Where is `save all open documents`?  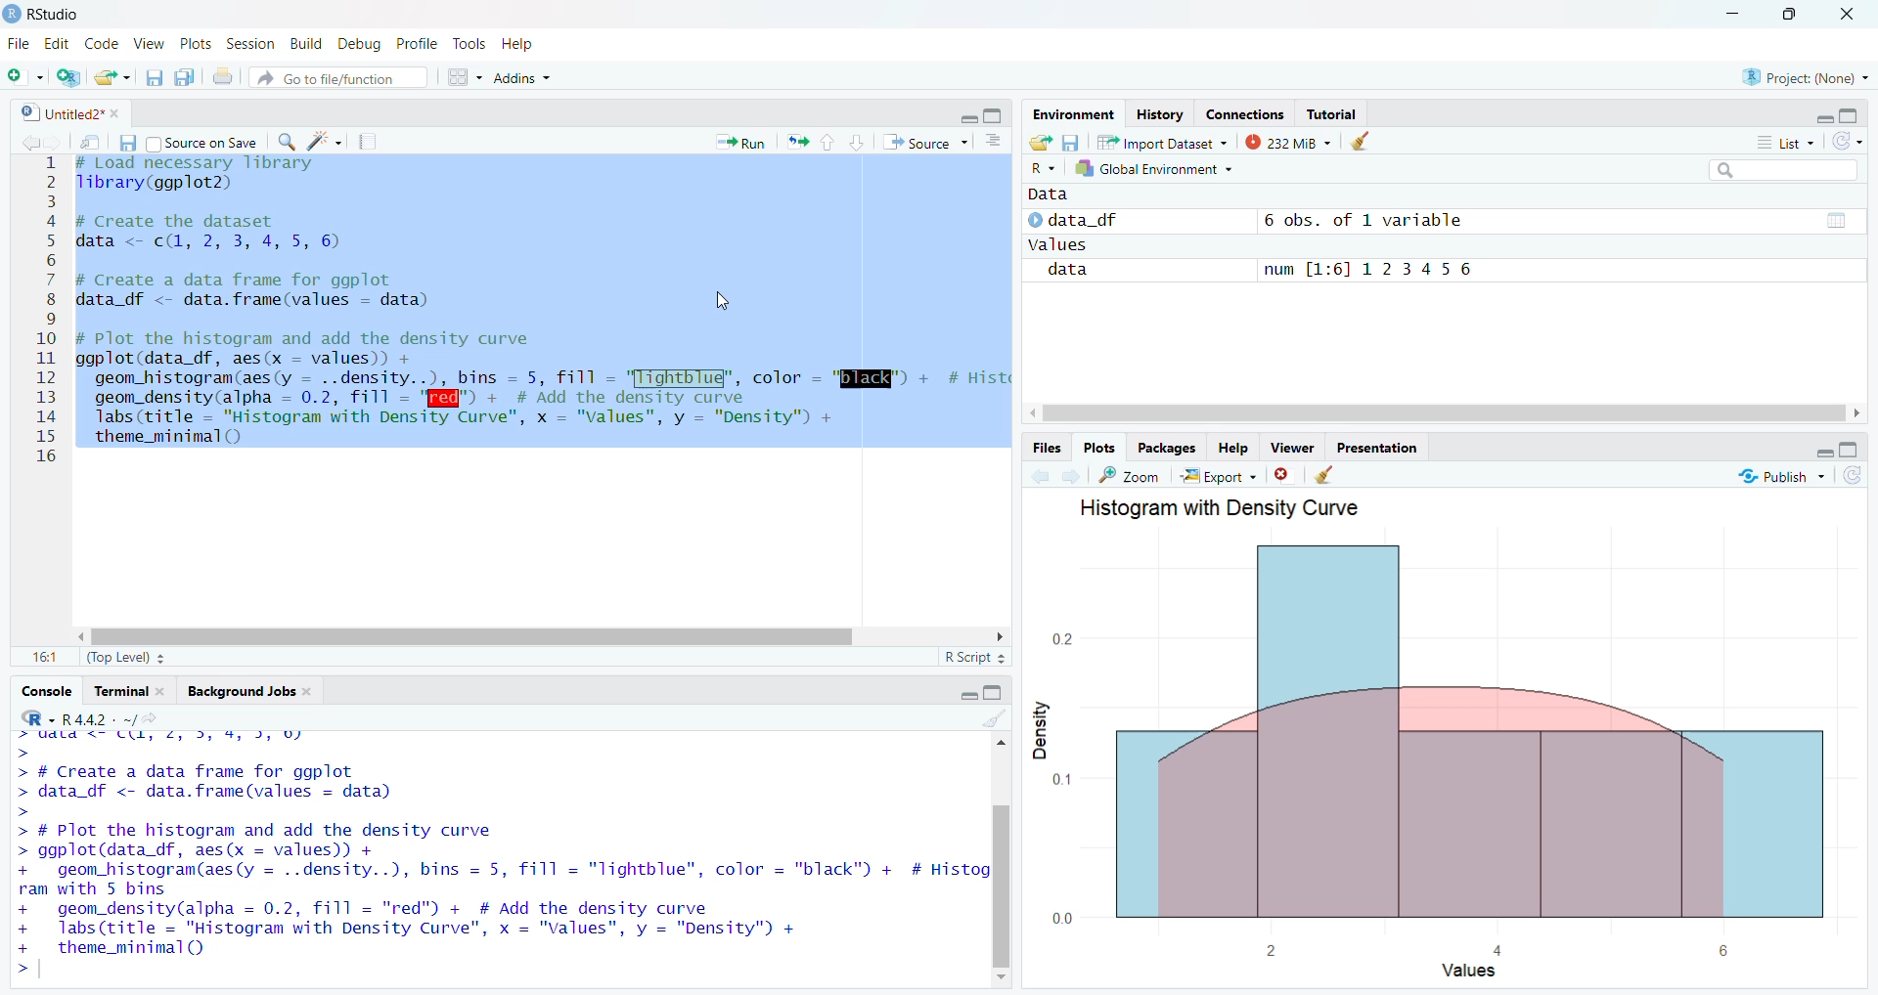
save all open documents is located at coordinates (182, 77).